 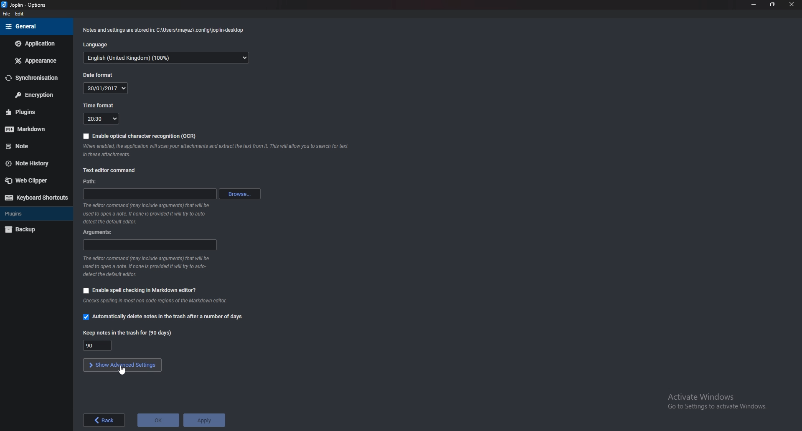 What do you see at coordinates (128, 332) in the screenshot?
I see `Keep notes in the trash for 90 days` at bounding box center [128, 332].